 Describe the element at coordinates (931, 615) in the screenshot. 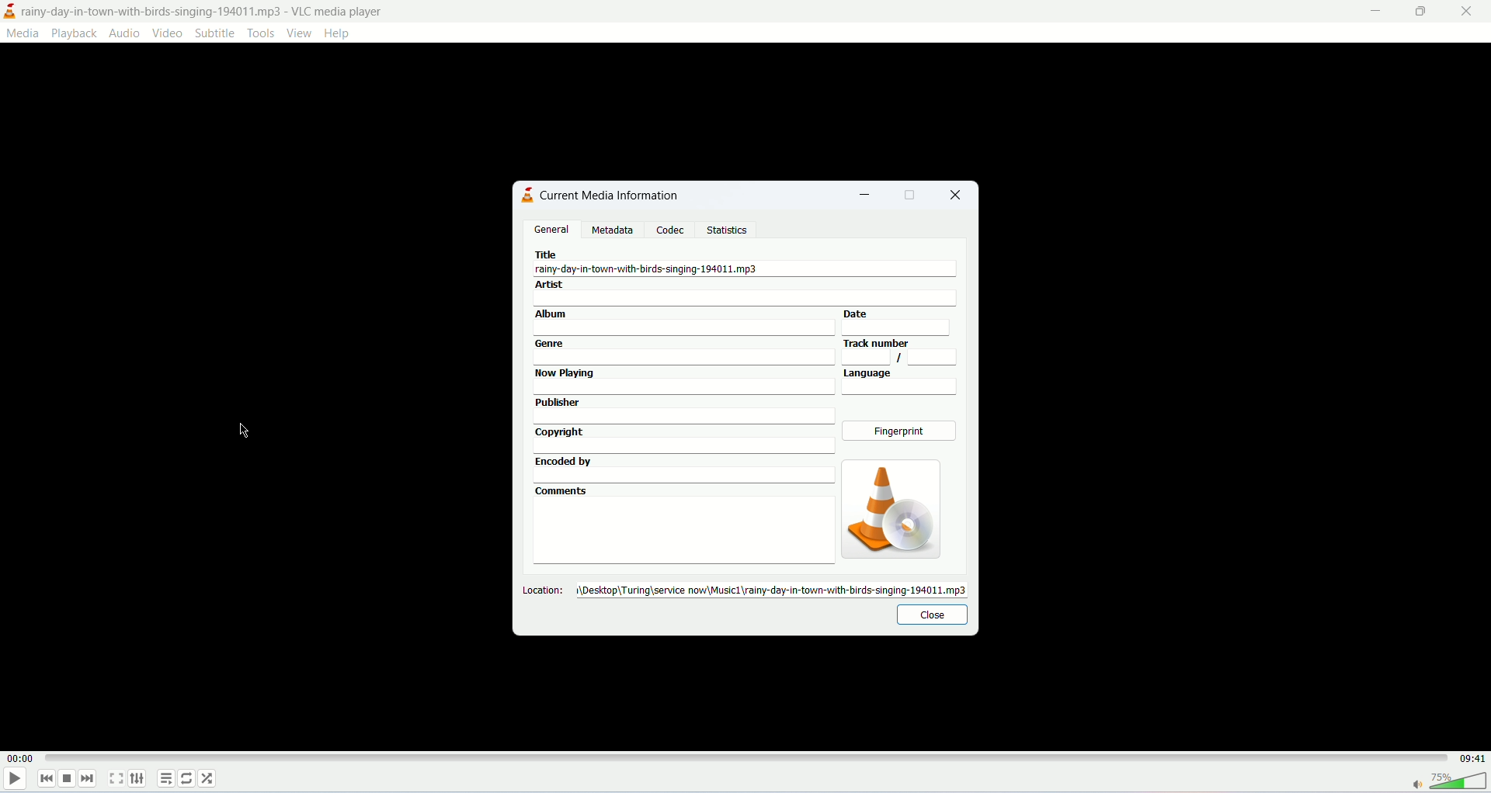

I see `close` at that location.